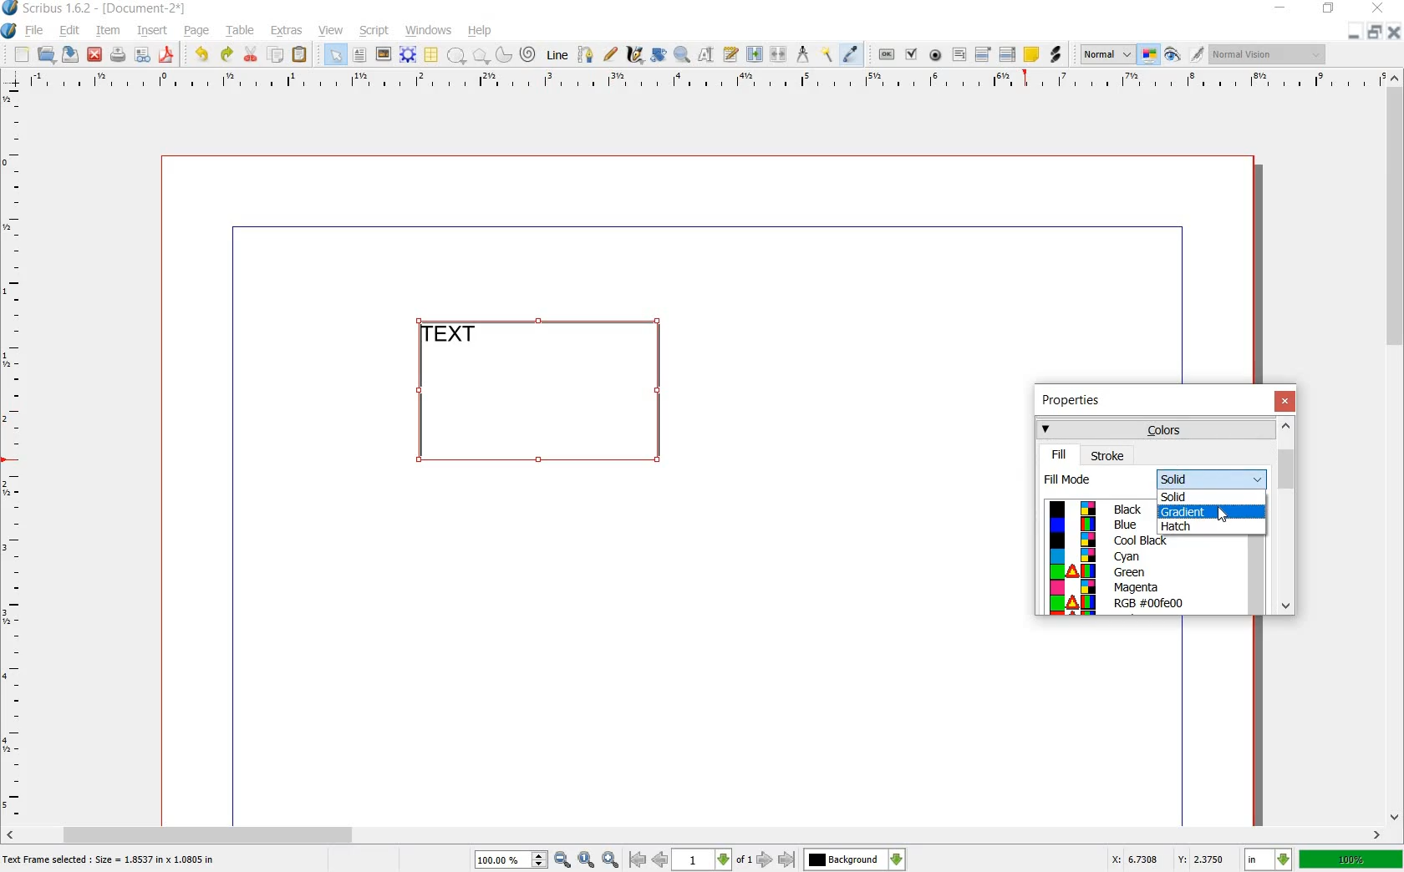 The height and width of the screenshot is (872, 1404). Describe the element at coordinates (754, 55) in the screenshot. I see `link text frame` at that location.